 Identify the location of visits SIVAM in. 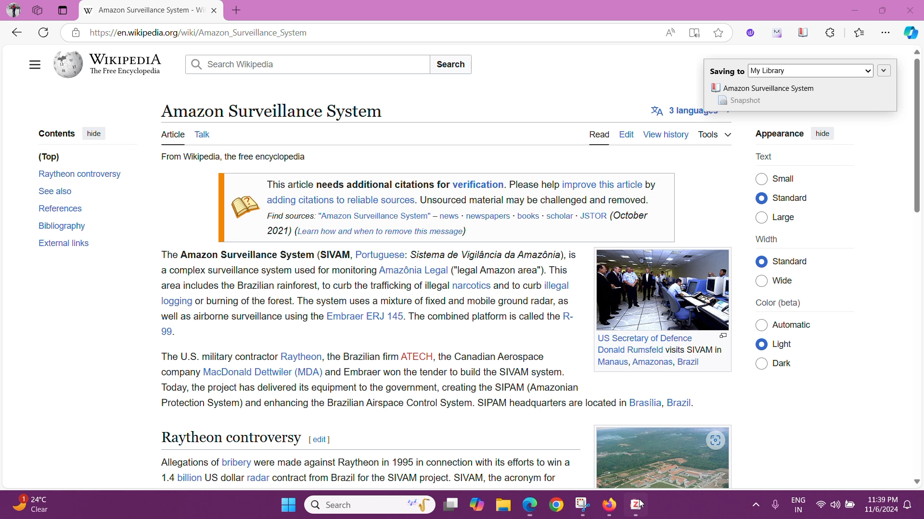
(695, 349).